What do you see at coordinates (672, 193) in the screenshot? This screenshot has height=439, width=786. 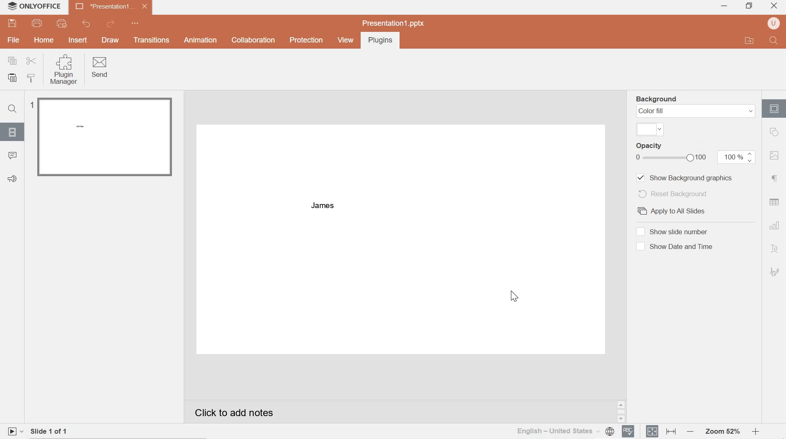 I see `Reset Background` at bounding box center [672, 193].